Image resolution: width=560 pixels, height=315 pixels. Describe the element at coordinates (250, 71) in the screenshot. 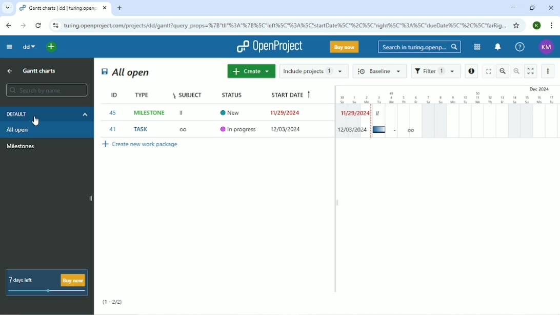

I see `Create` at that location.